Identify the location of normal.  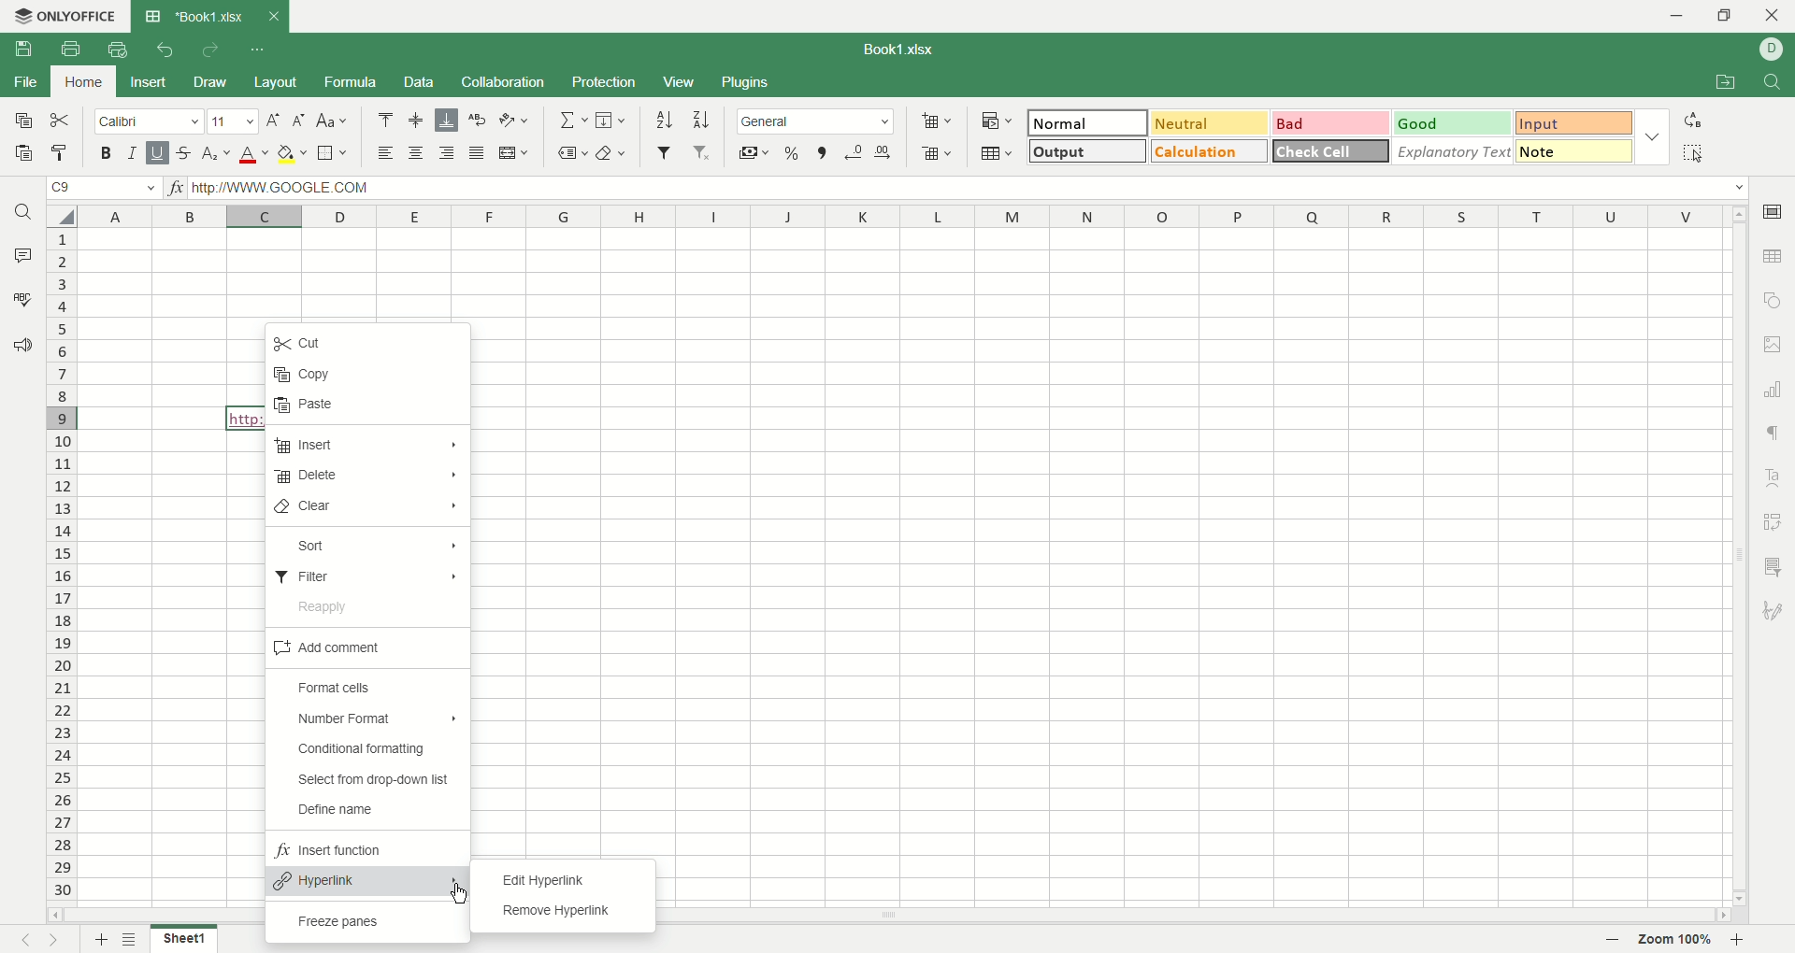
(1089, 122).